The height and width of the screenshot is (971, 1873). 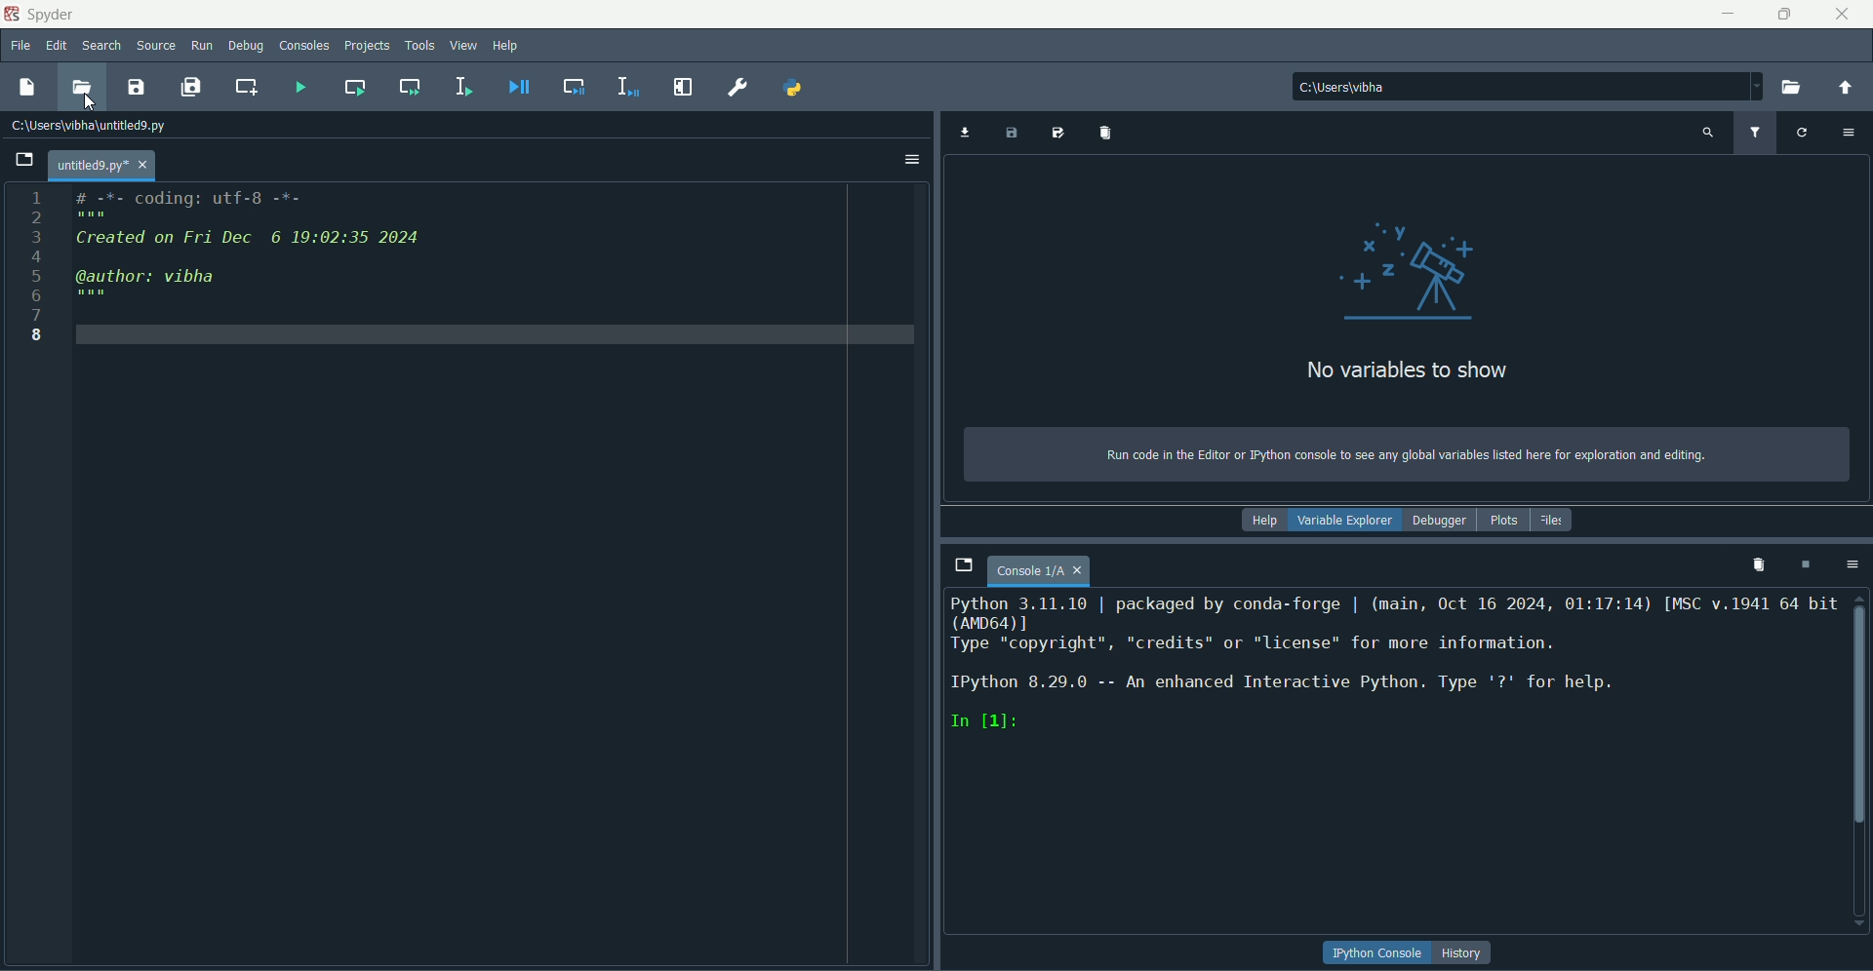 What do you see at coordinates (21, 46) in the screenshot?
I see `file` at bounding box center [21, 46].